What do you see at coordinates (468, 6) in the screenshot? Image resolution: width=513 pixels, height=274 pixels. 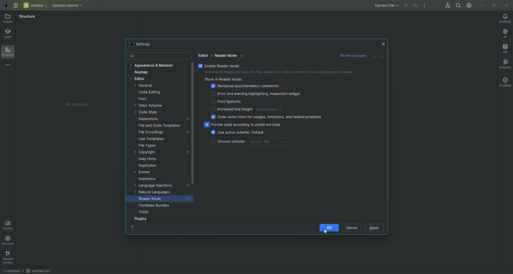 I see `Updates and Settings` at bounding box center [468, 6].